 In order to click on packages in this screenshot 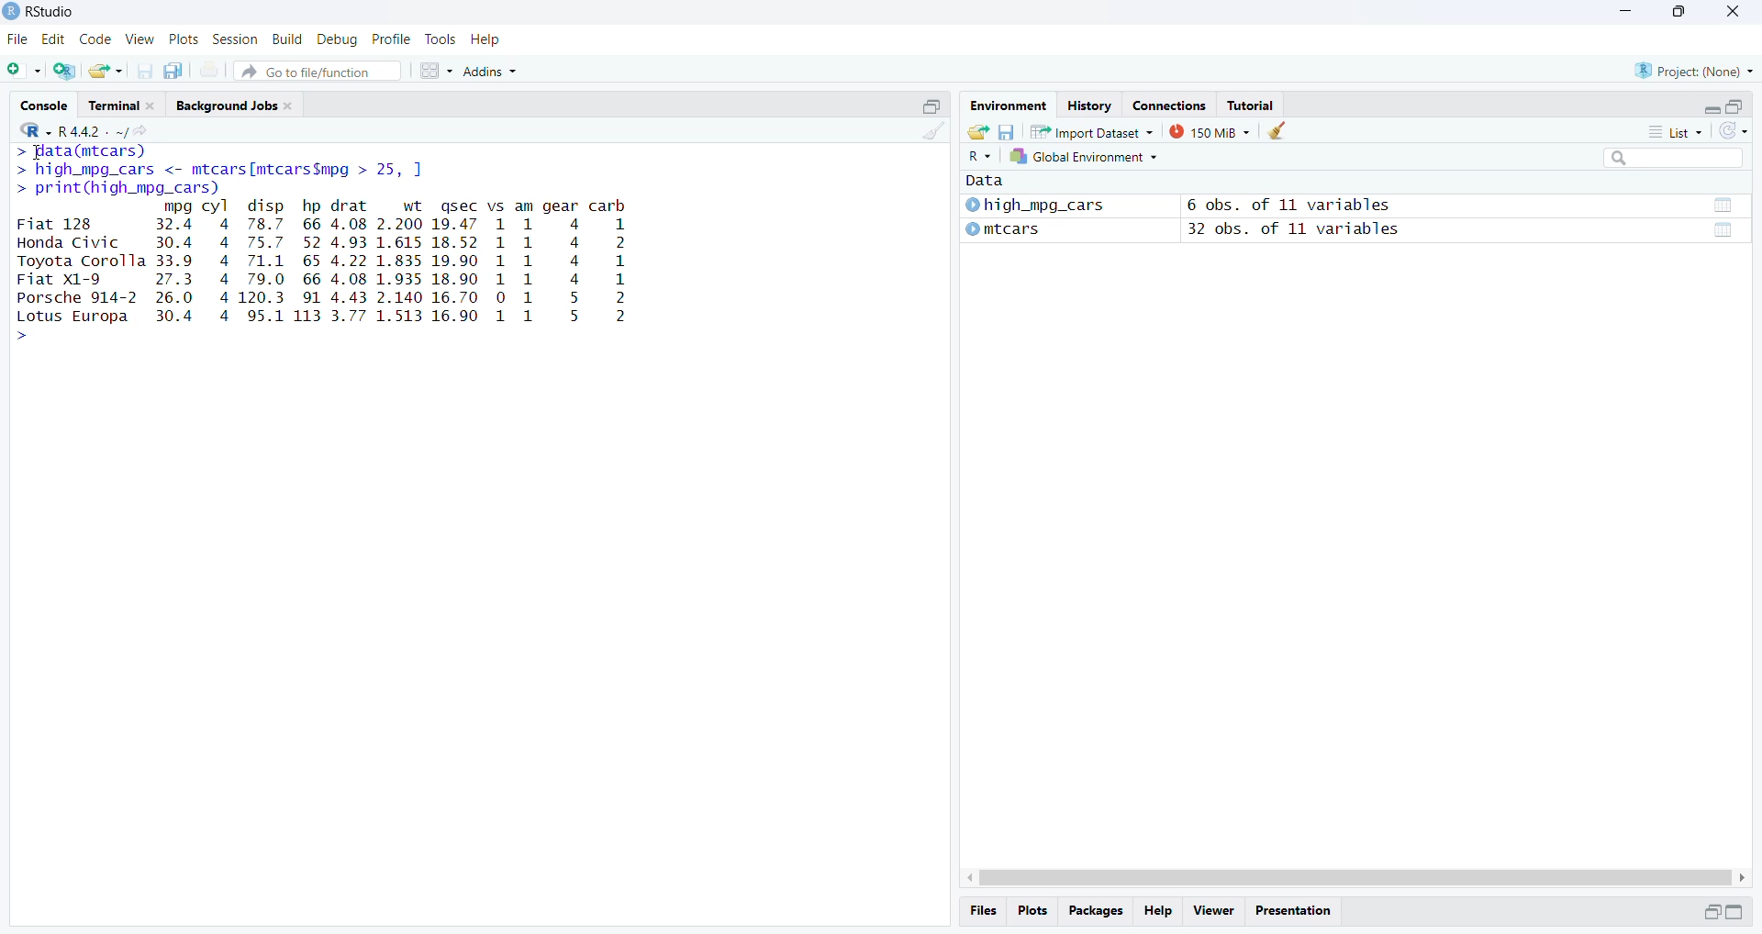, I will do `click(1094, 912)`.